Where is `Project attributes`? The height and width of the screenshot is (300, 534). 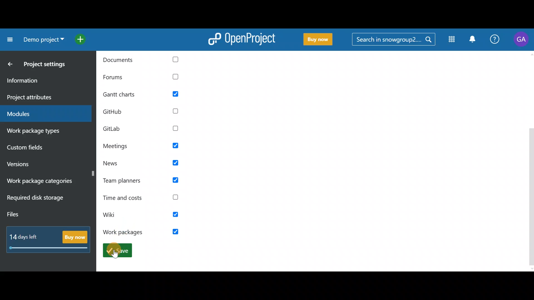 Project attributes is located at coordinates (44, 97).